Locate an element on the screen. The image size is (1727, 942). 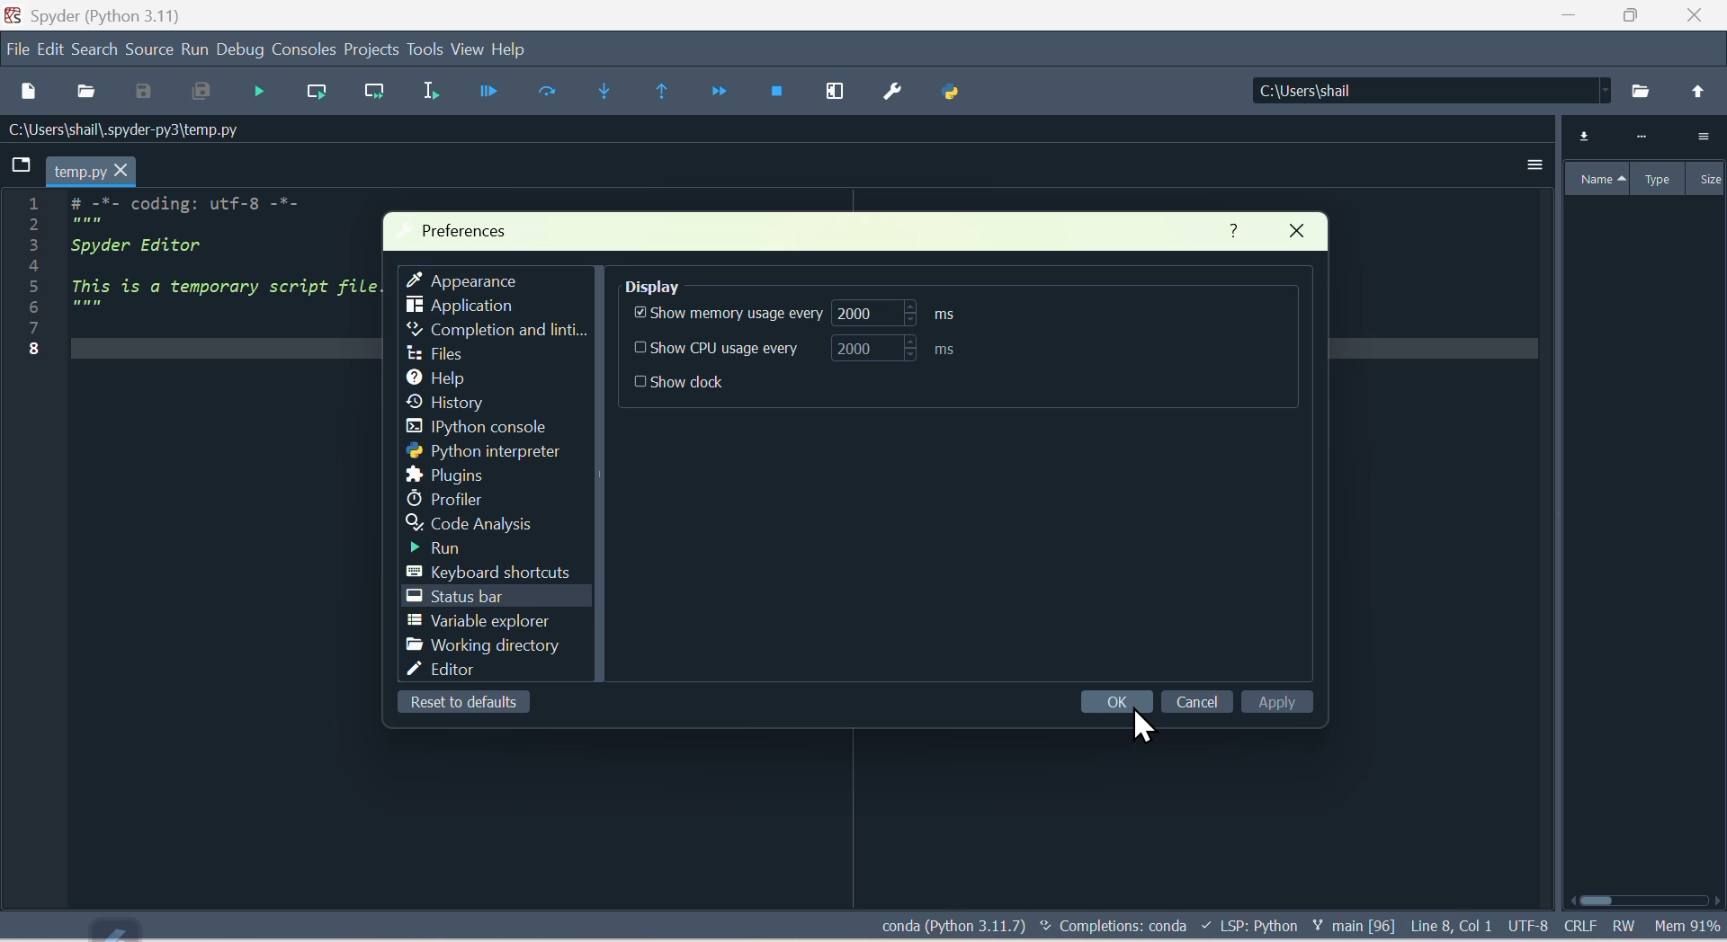
Cursor is located at coordinates (1143, 723).